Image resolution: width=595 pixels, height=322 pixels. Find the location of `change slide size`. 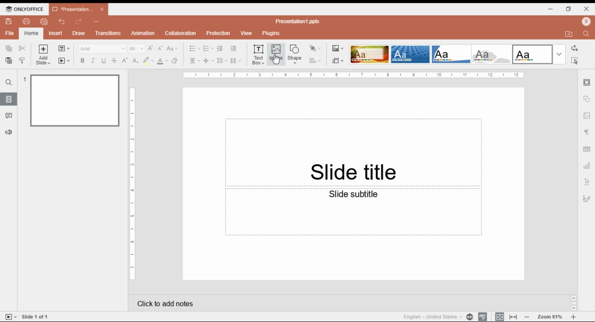

change slide size is located at coordinates (337, 60).